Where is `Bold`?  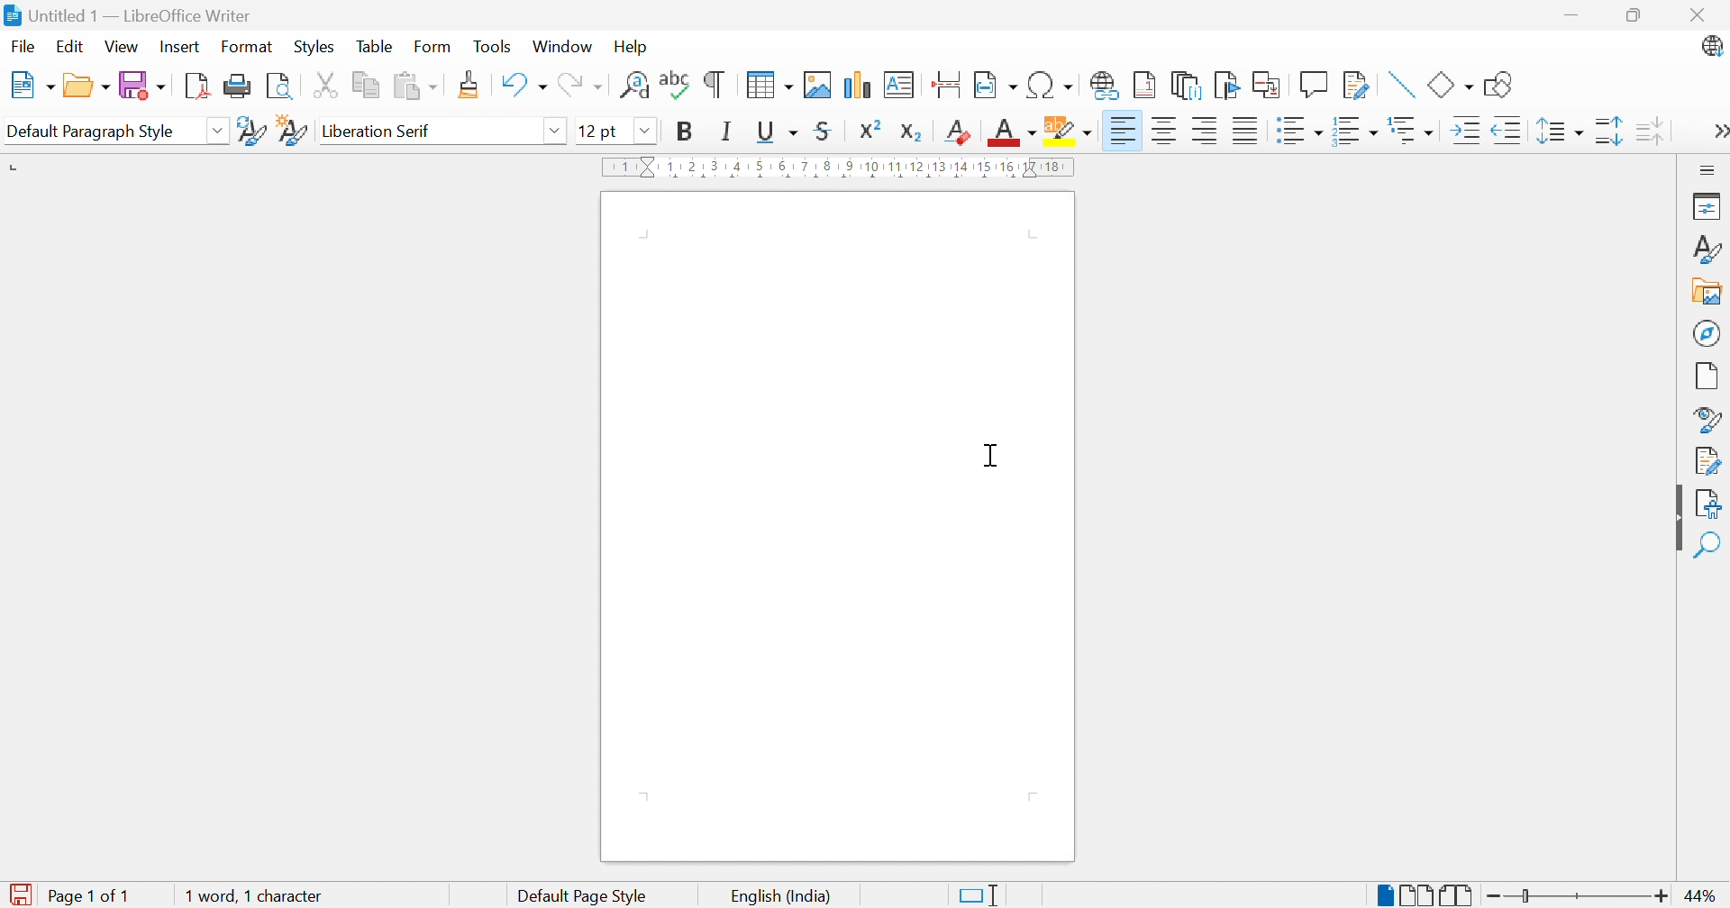 Bold is located at coordinates (689, 133).